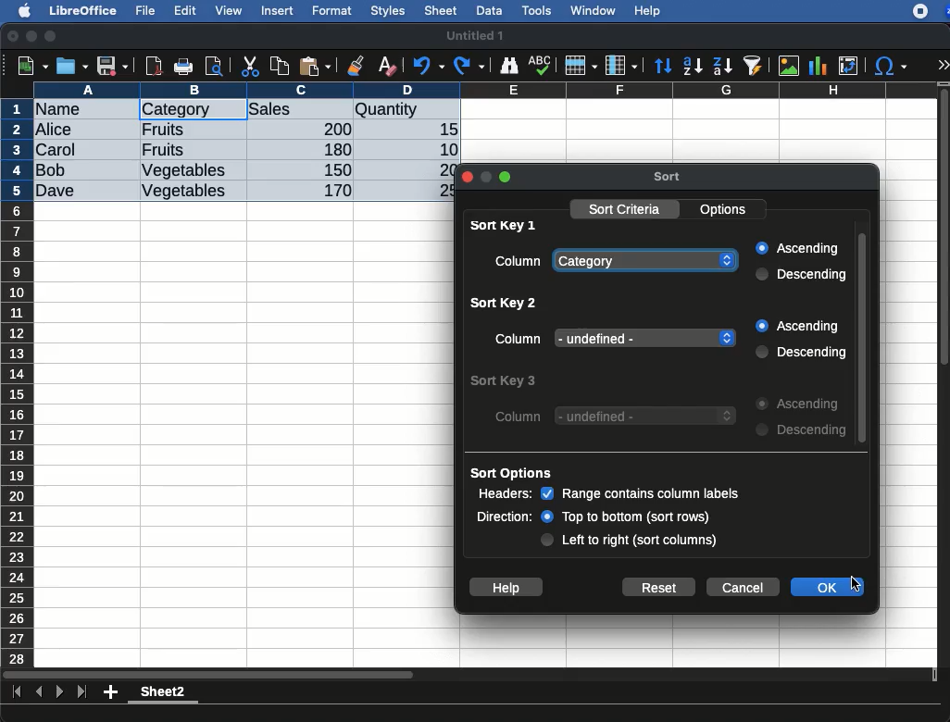 The width and height of the screenshot is (950, 722). I want to click on pdf preview, so click(155, 66).